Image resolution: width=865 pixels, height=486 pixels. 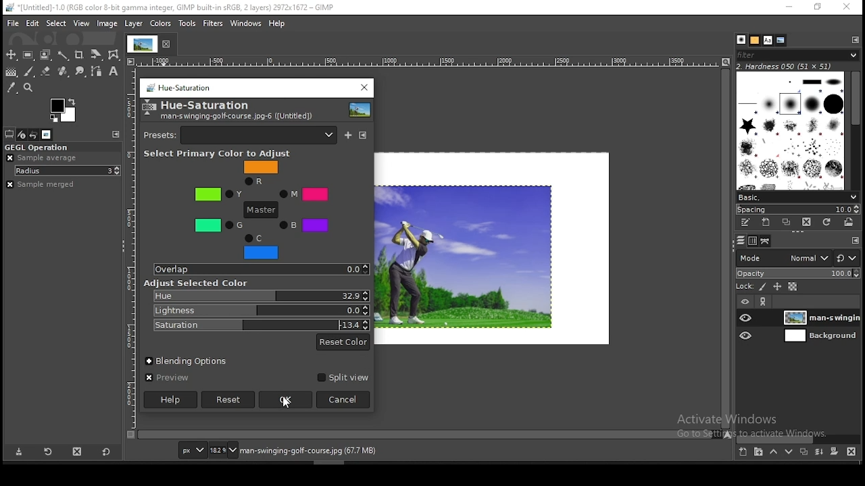 I want to click on layer , so click(x=821, y=319).